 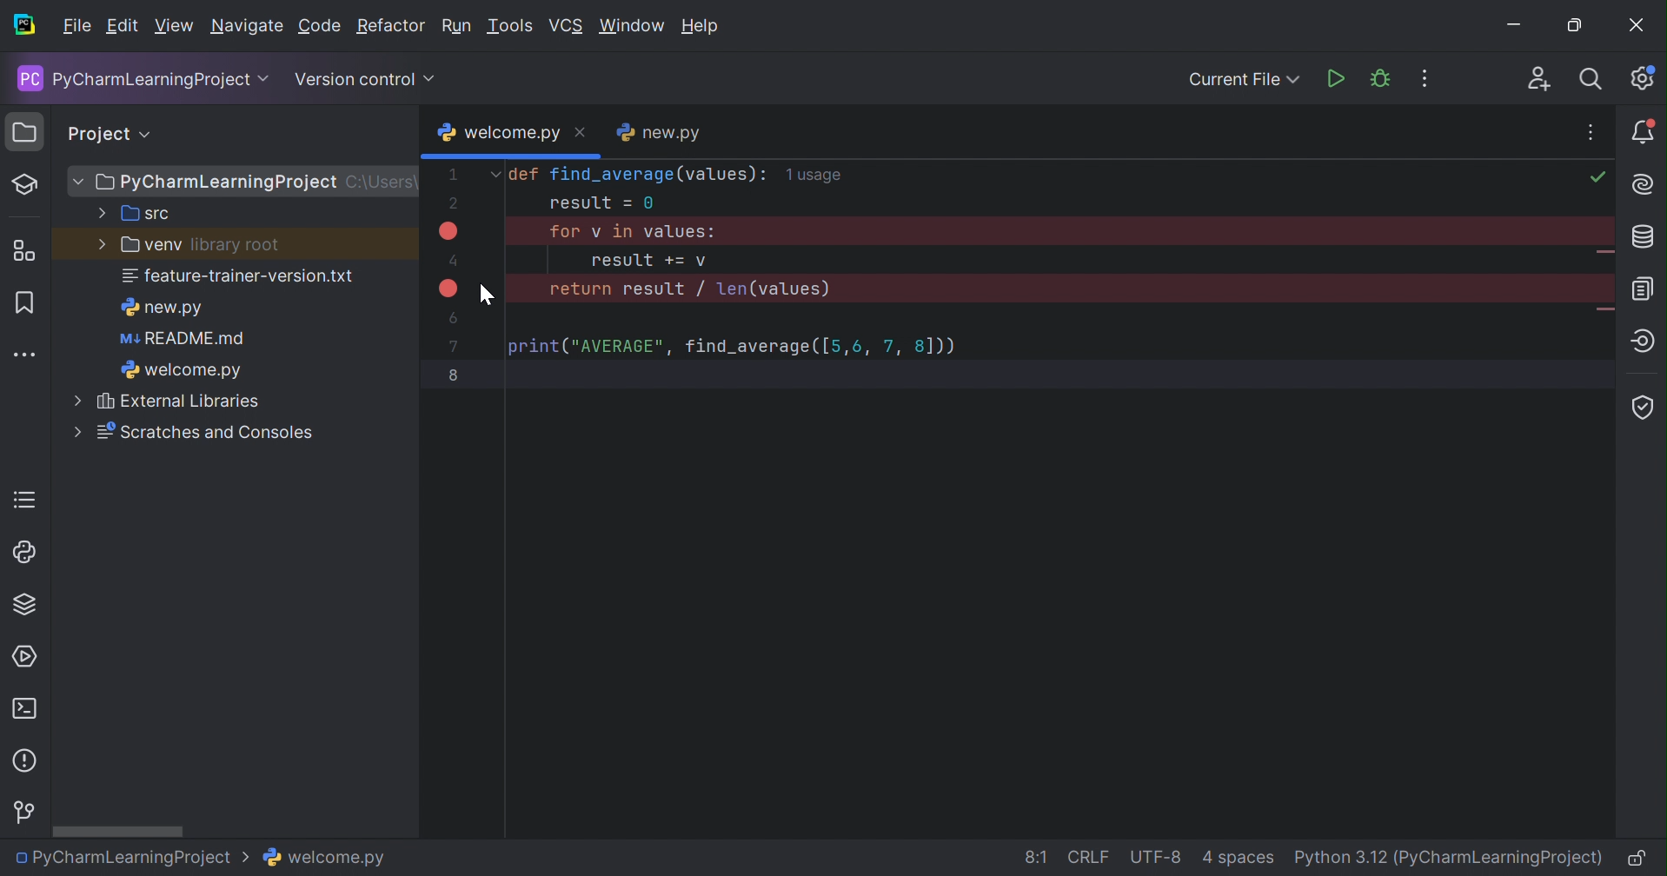 What do you see at coordinates (453, 319) in the screenshot?
I see `6` at bounding box center [453, 319].